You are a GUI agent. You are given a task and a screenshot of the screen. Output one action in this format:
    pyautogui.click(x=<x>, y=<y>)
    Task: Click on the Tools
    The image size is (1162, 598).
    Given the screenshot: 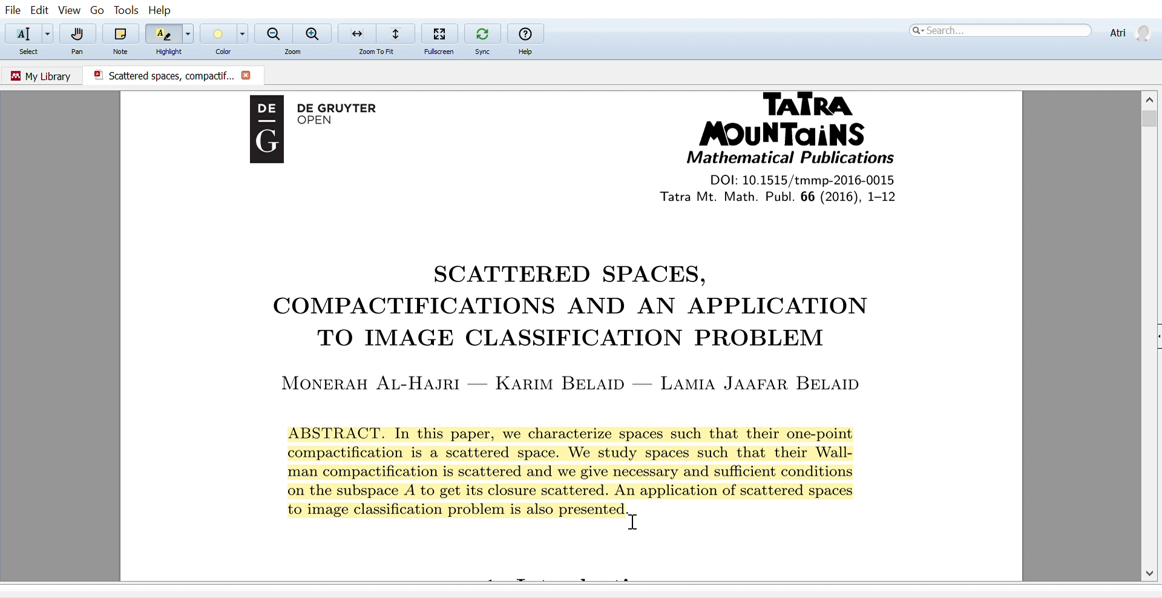 What is the action you would take?
    pyautogui.click(x=123, y=10)
    